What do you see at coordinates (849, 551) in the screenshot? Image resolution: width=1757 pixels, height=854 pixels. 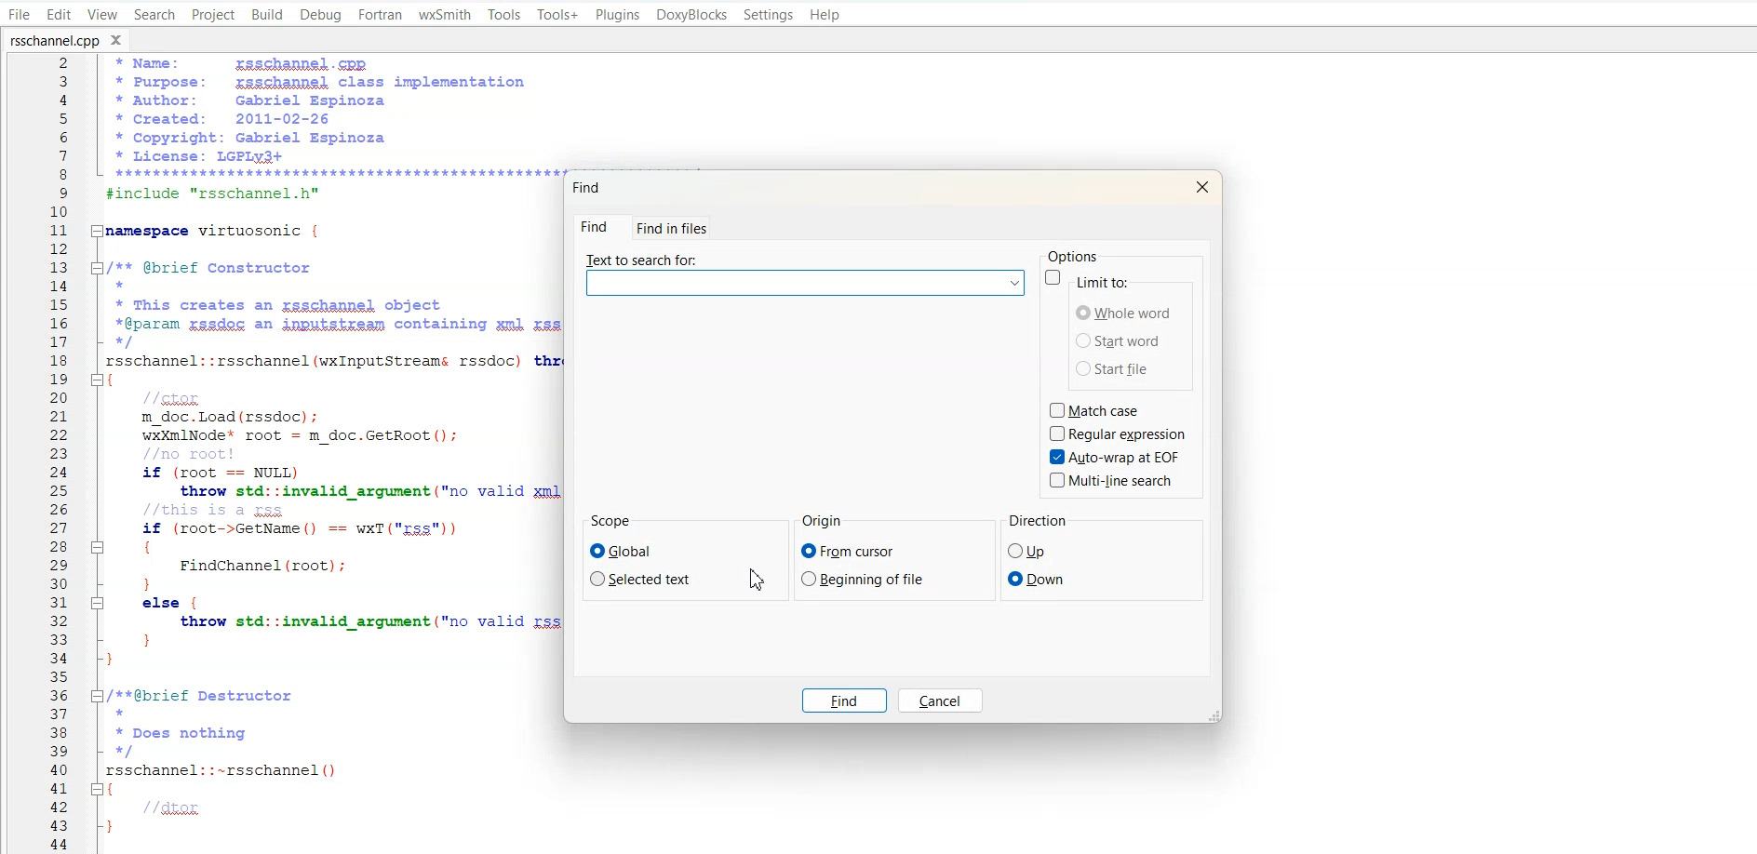 I see `From cursor` at bounding box center [849, 551].